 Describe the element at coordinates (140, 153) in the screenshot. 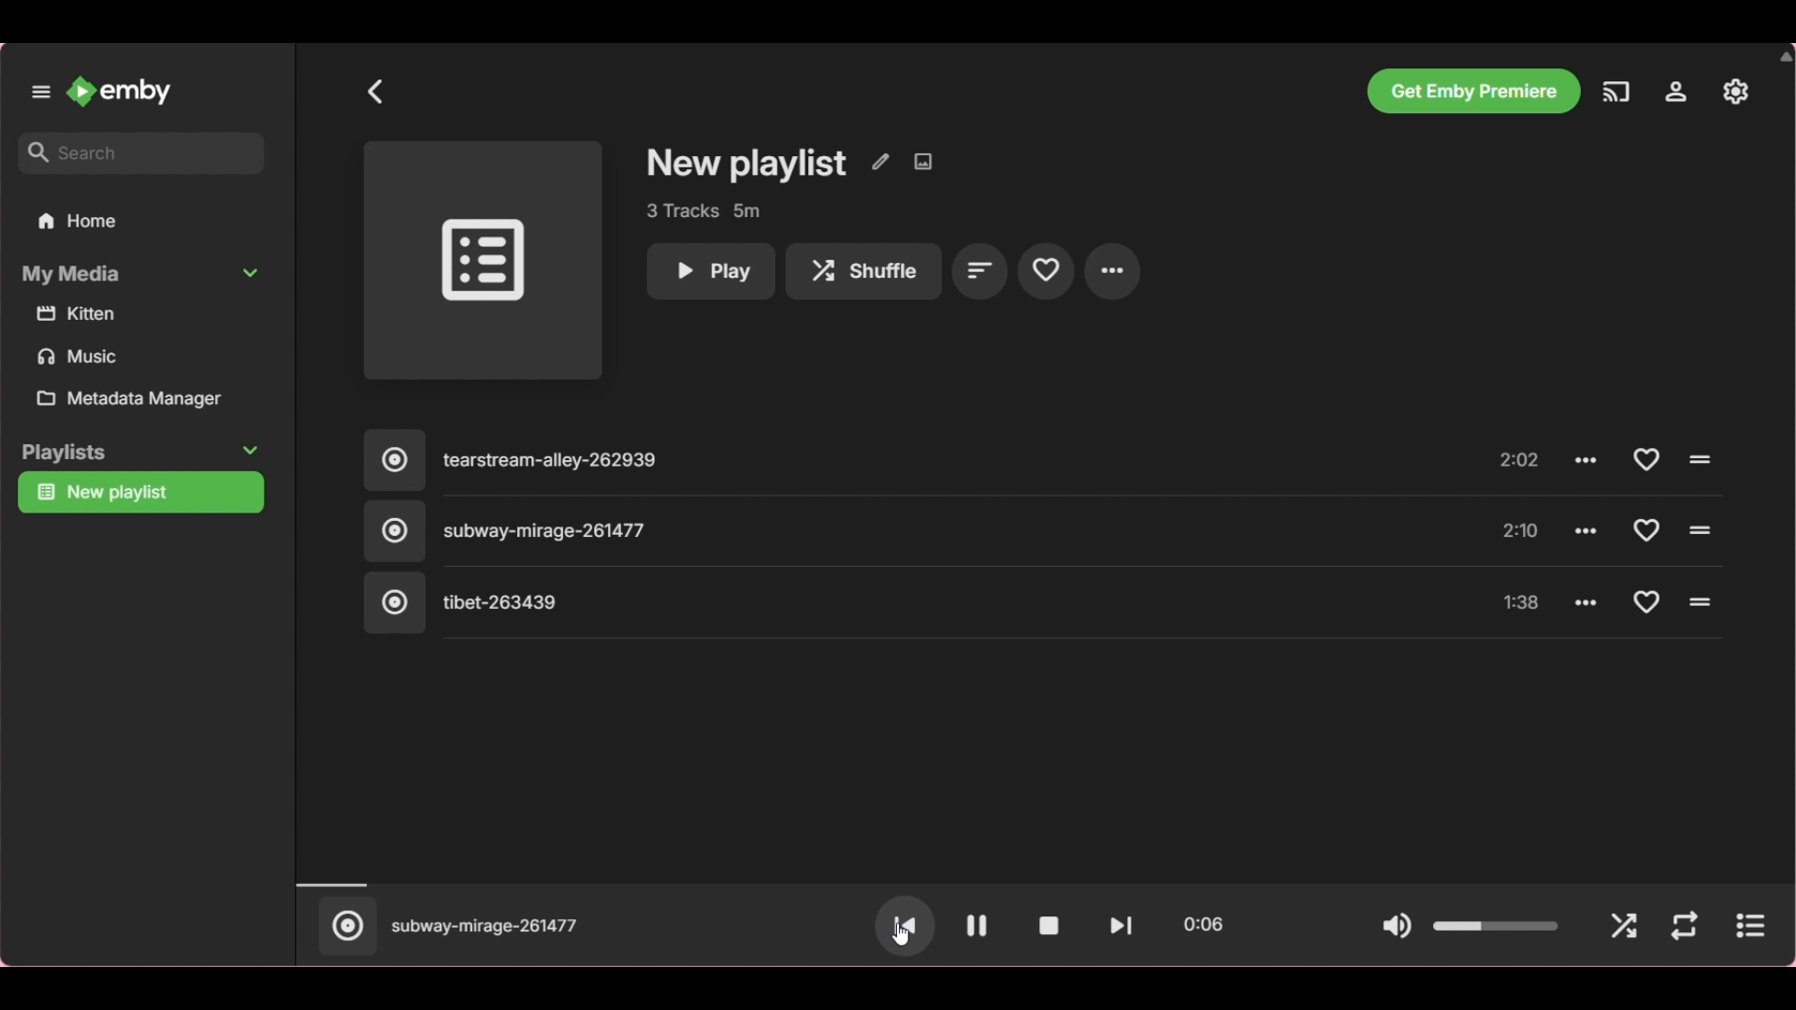

I see `Type in search` at that location.